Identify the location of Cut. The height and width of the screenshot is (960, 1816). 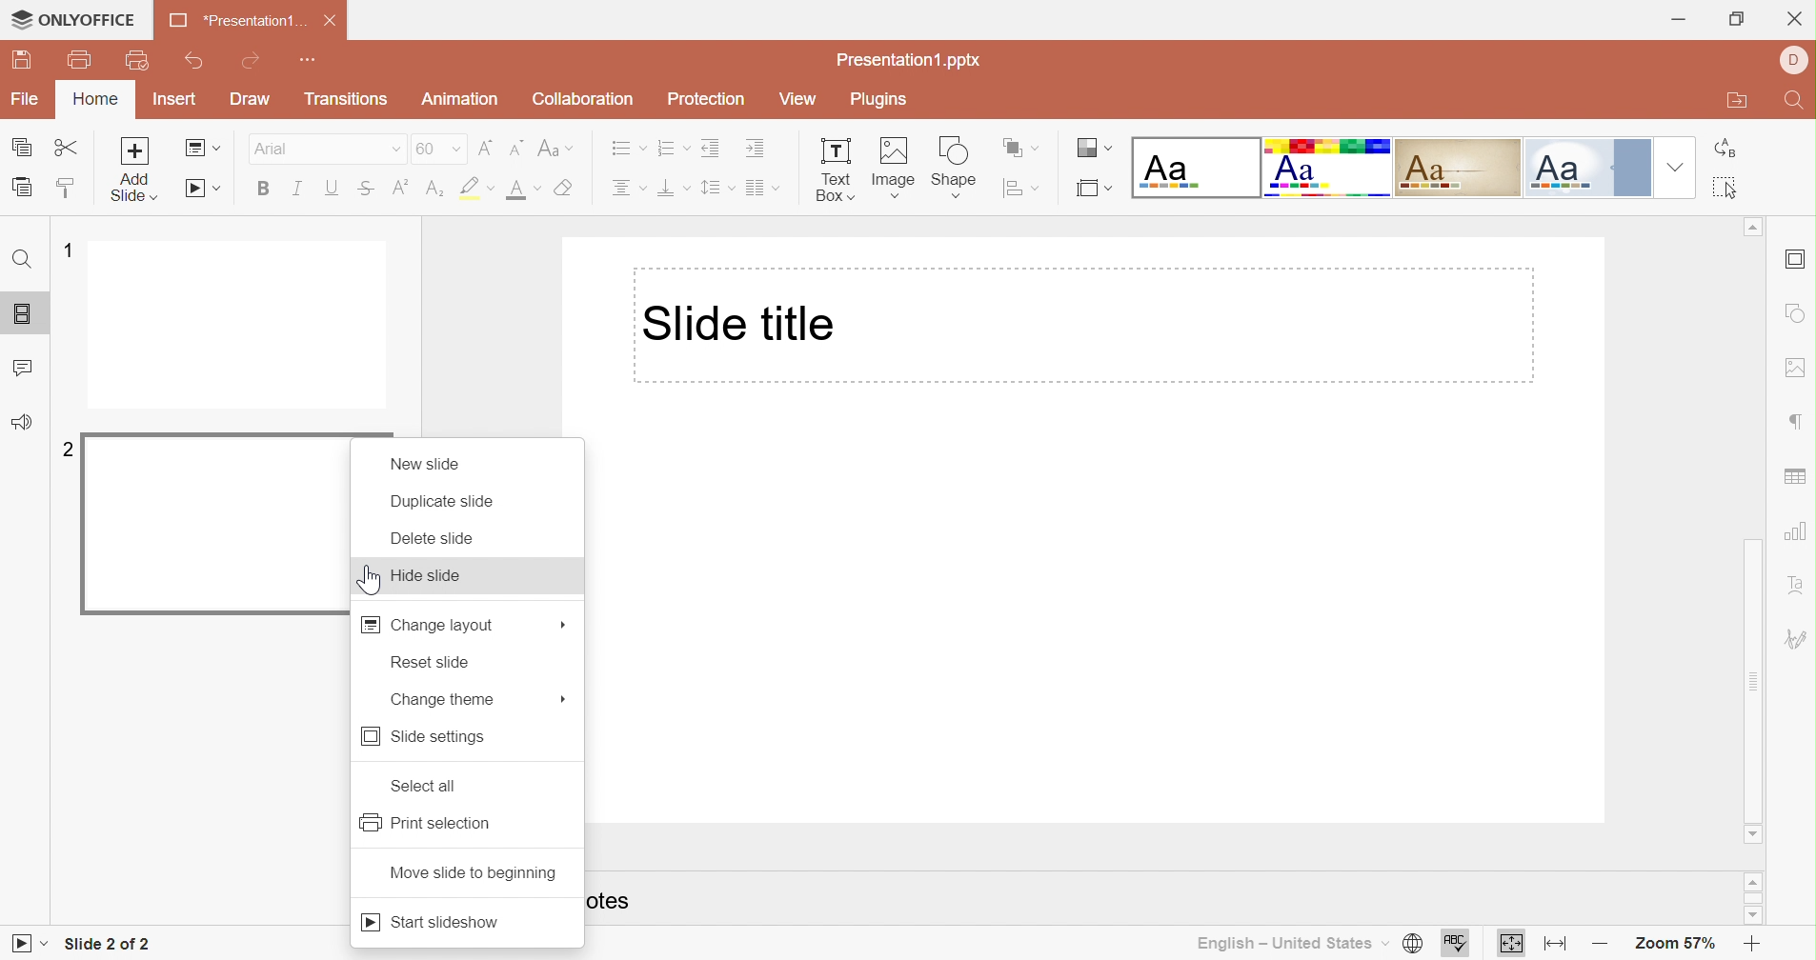
(69, 149).